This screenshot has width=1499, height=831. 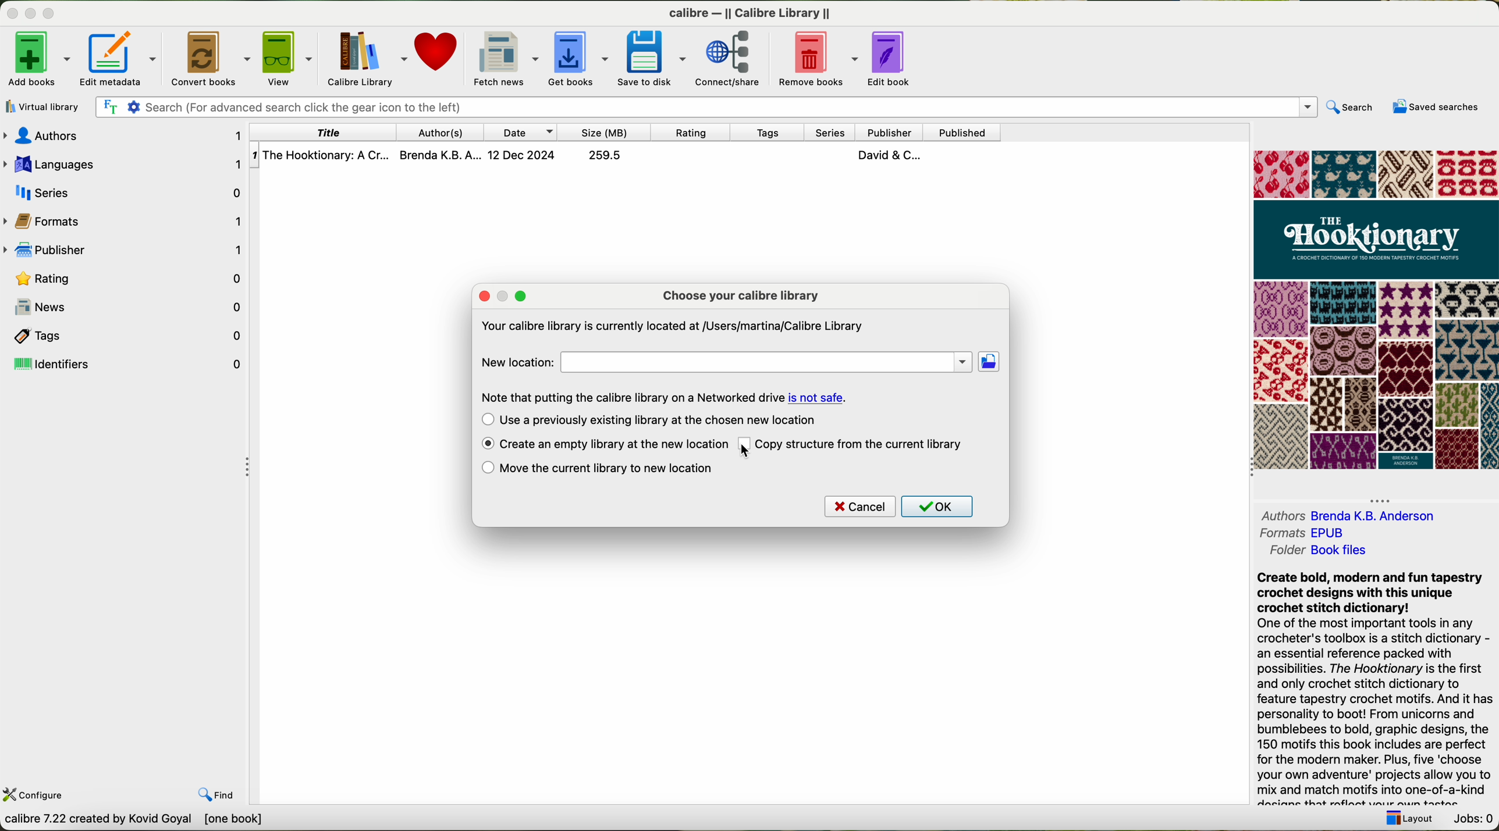 What do you see at coordinates (739, 297) in the screenshot?
I see `choose your calibre library` at bounding box center [739, 297].